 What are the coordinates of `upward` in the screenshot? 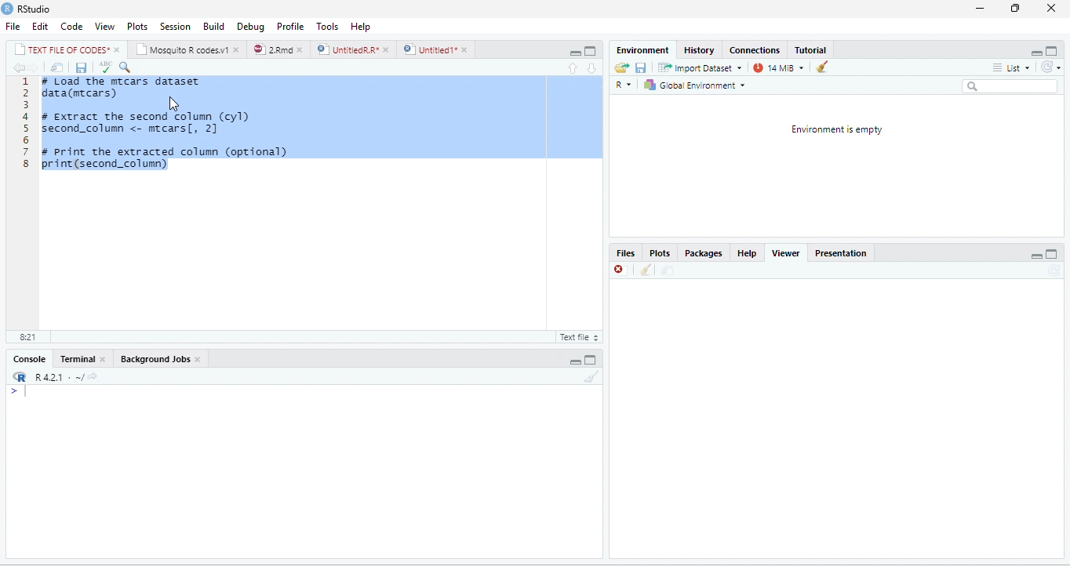 It's located at (578, 68).